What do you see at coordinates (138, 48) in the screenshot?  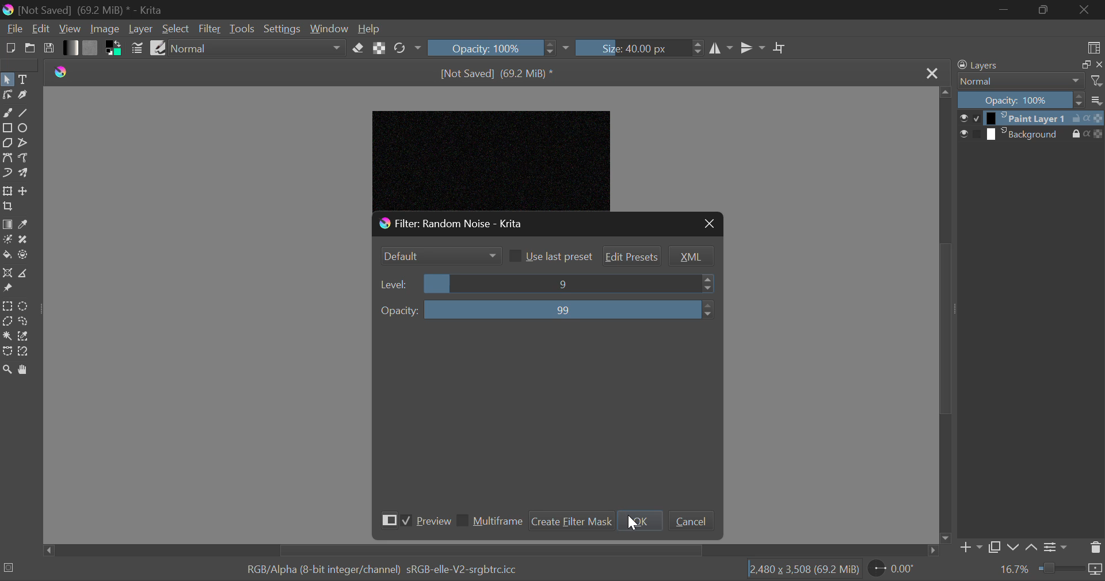 I see `Brush Settings` at bounding box center [138, 48].